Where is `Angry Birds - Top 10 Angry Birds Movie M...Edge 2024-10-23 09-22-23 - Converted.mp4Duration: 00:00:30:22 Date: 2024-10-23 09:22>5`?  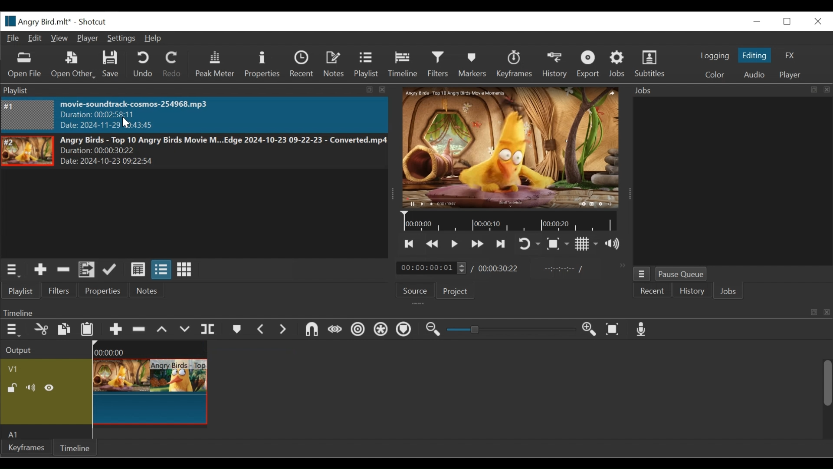
Angry Birds - Top 10 Angry Birds Movie M...Edge 2024-10-23 09-22-23 - Converted.mp4Duration: 00:00:30:22 Date: 2024-10-23 09:22>5 is located at coordinates (223, 151).